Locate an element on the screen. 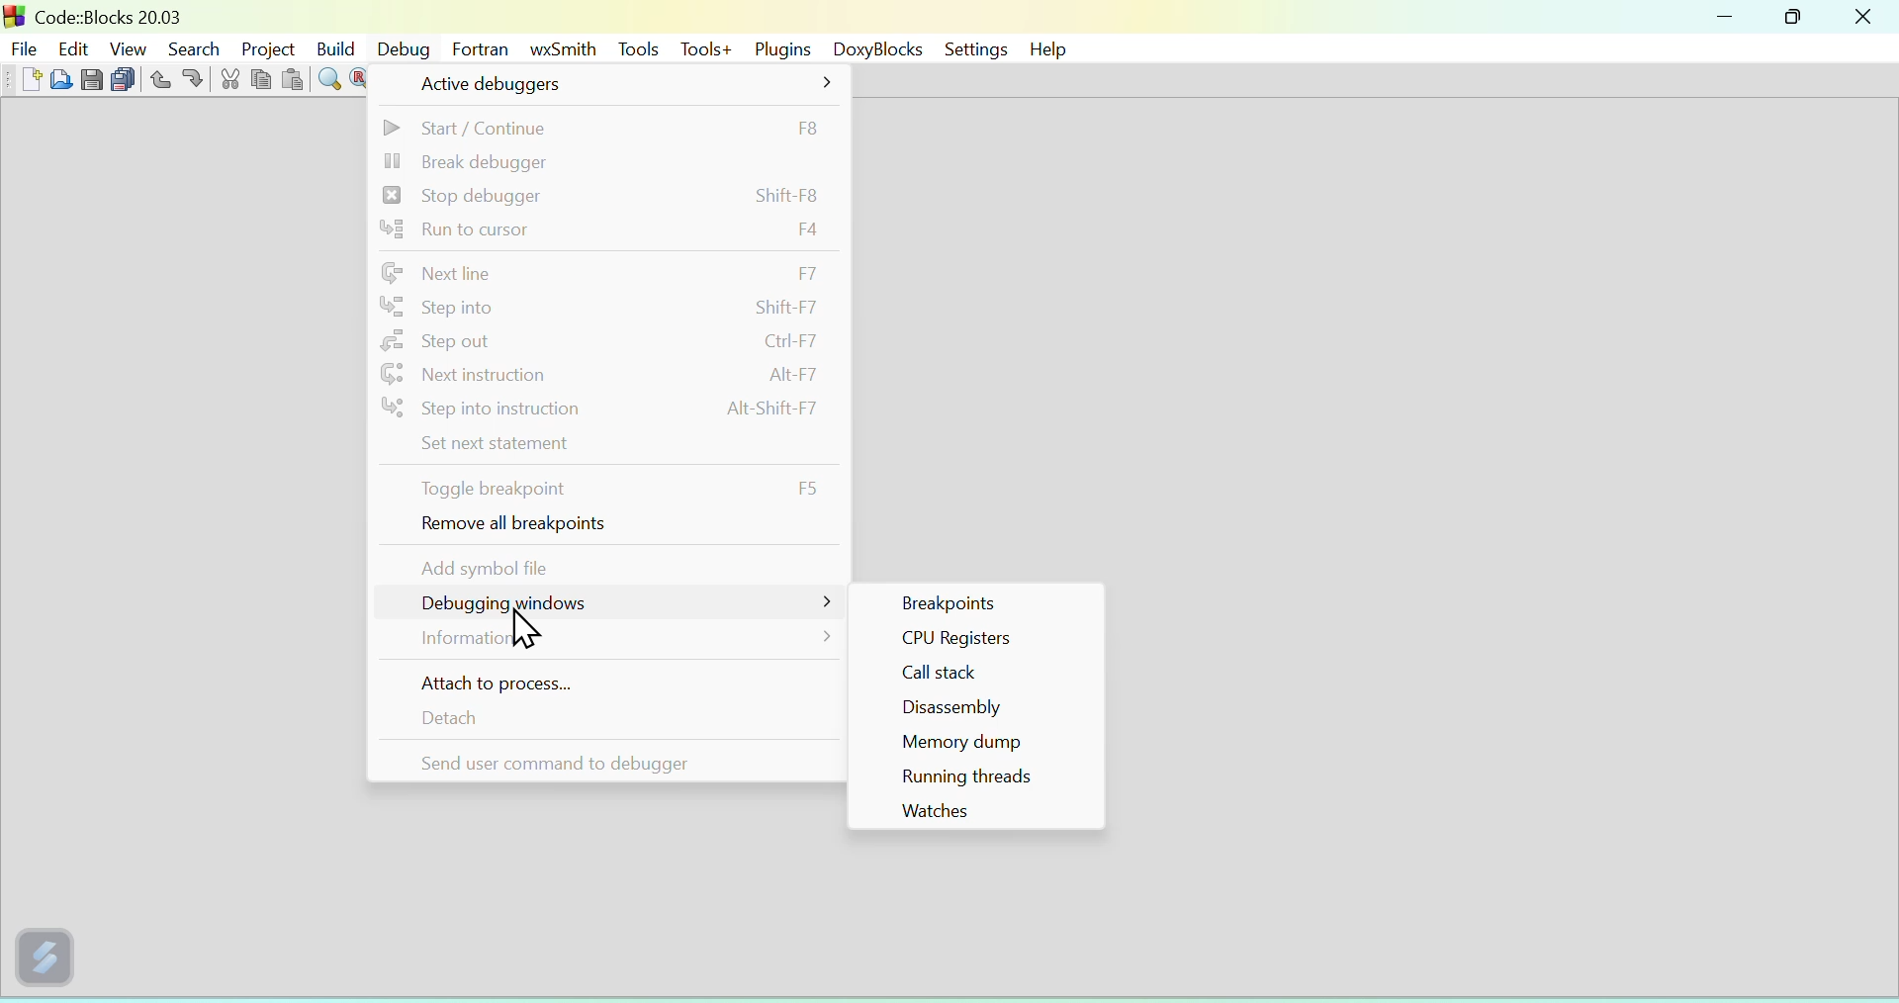 The height and width of the screenshot is (1003, 1899). Search is located at coordinates (190, 47).